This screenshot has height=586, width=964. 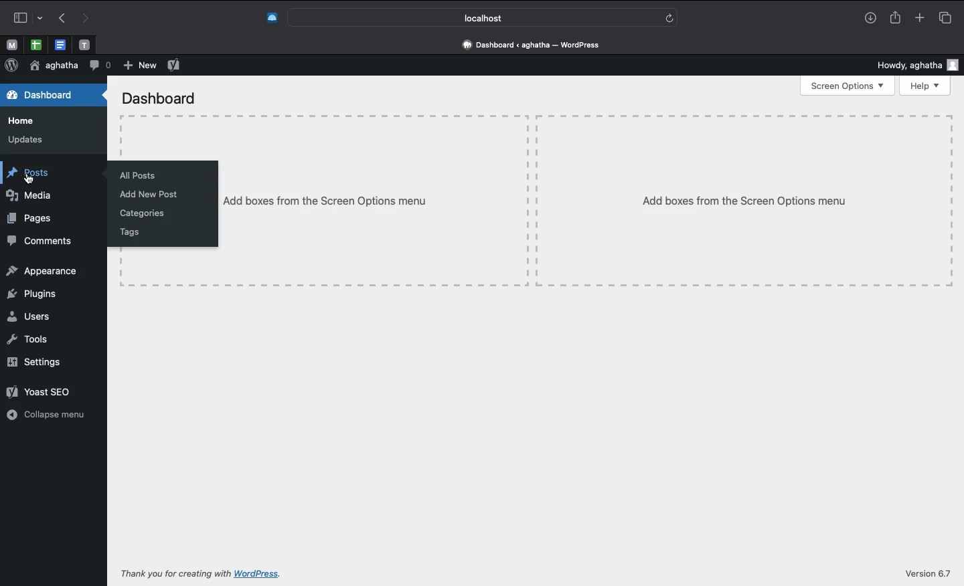 I want to click on All posts, so click(x=140, y=175).